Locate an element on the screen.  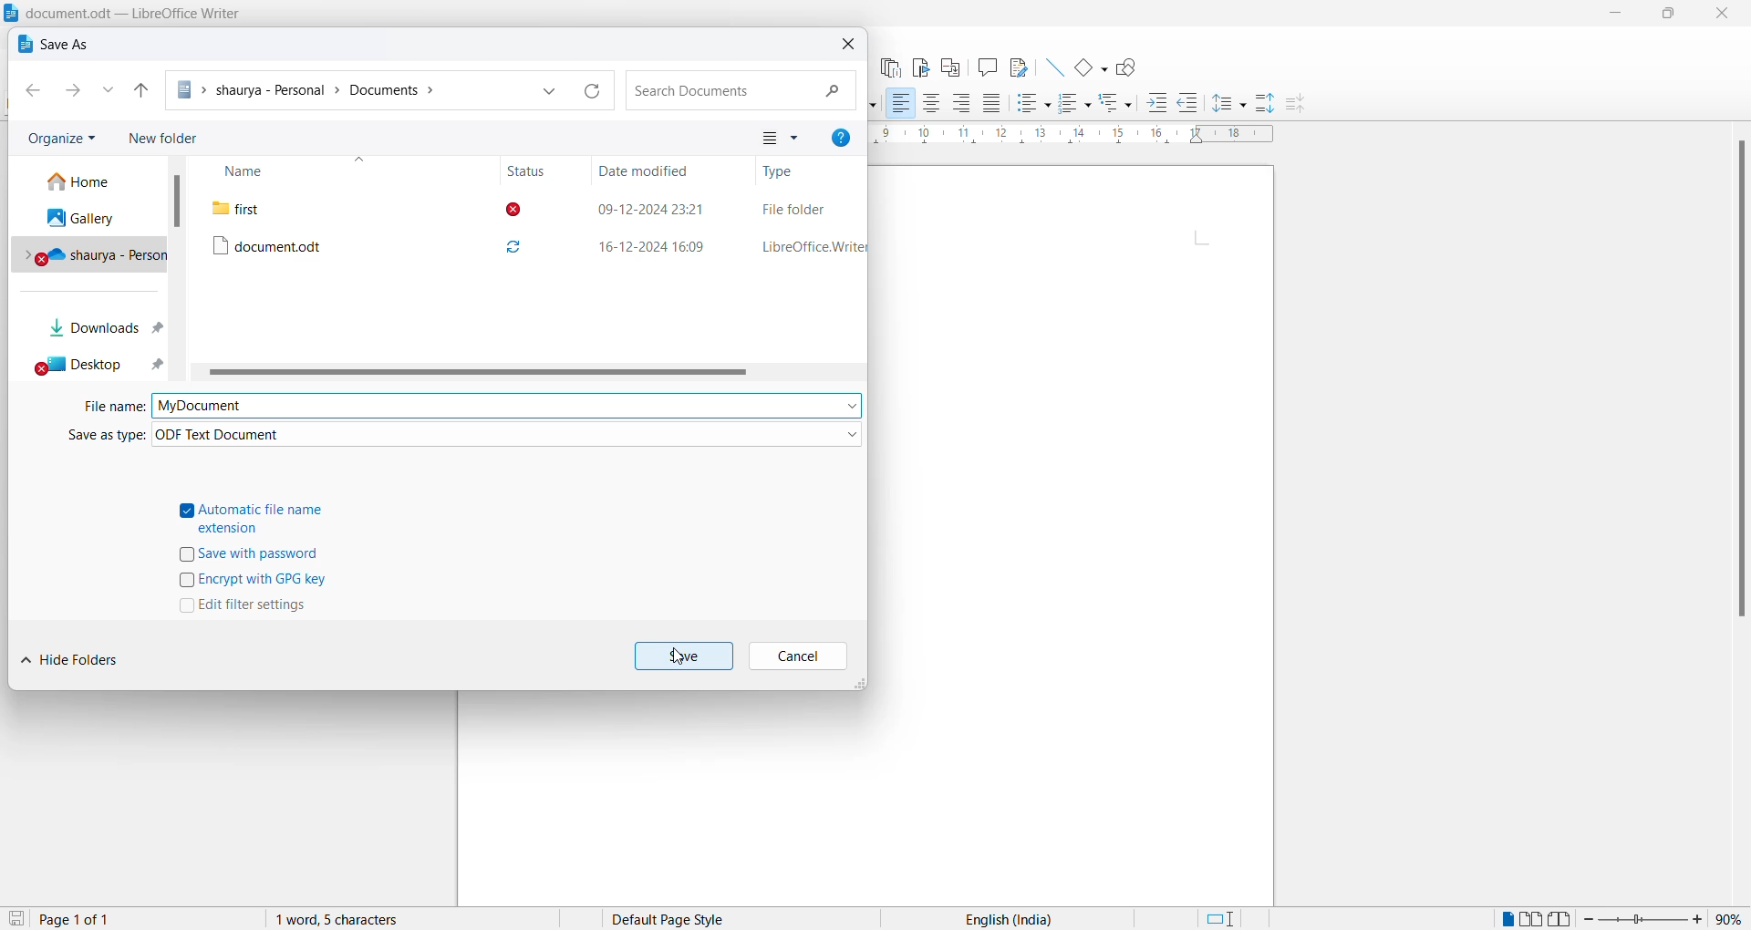
Type is located at coordinates (783, 172).